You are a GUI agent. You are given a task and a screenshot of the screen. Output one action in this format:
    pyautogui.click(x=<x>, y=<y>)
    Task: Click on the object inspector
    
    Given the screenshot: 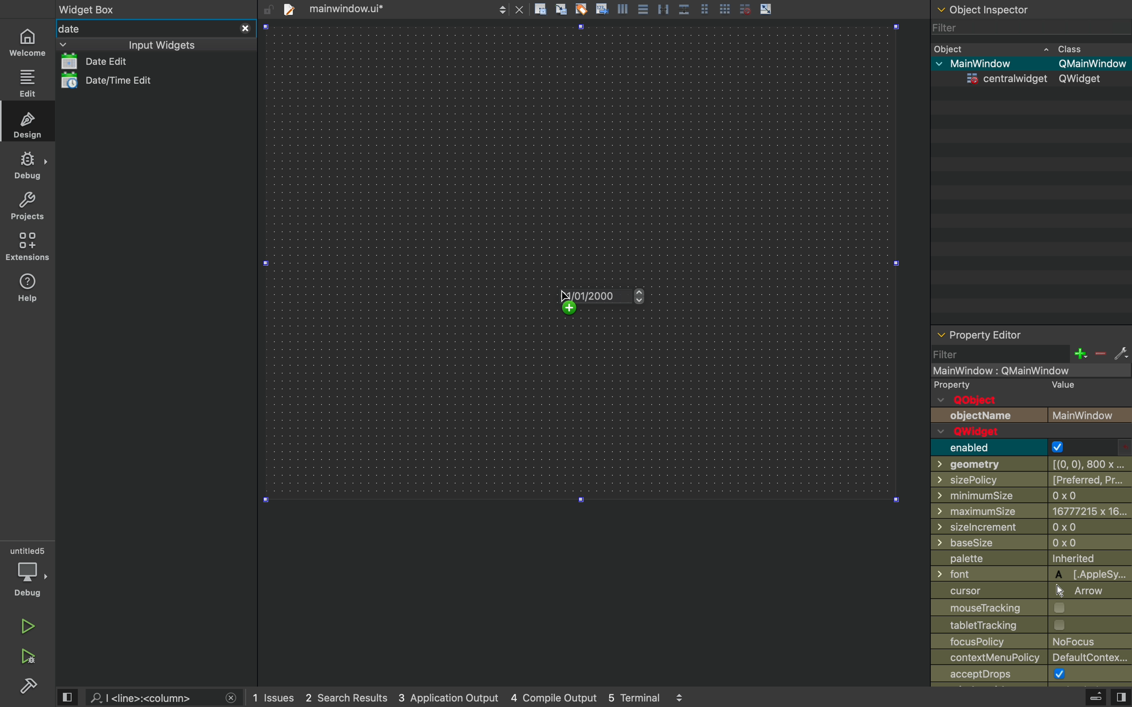 What is the action you would take?
    pyautogui.click(x=1031, y=10)
    